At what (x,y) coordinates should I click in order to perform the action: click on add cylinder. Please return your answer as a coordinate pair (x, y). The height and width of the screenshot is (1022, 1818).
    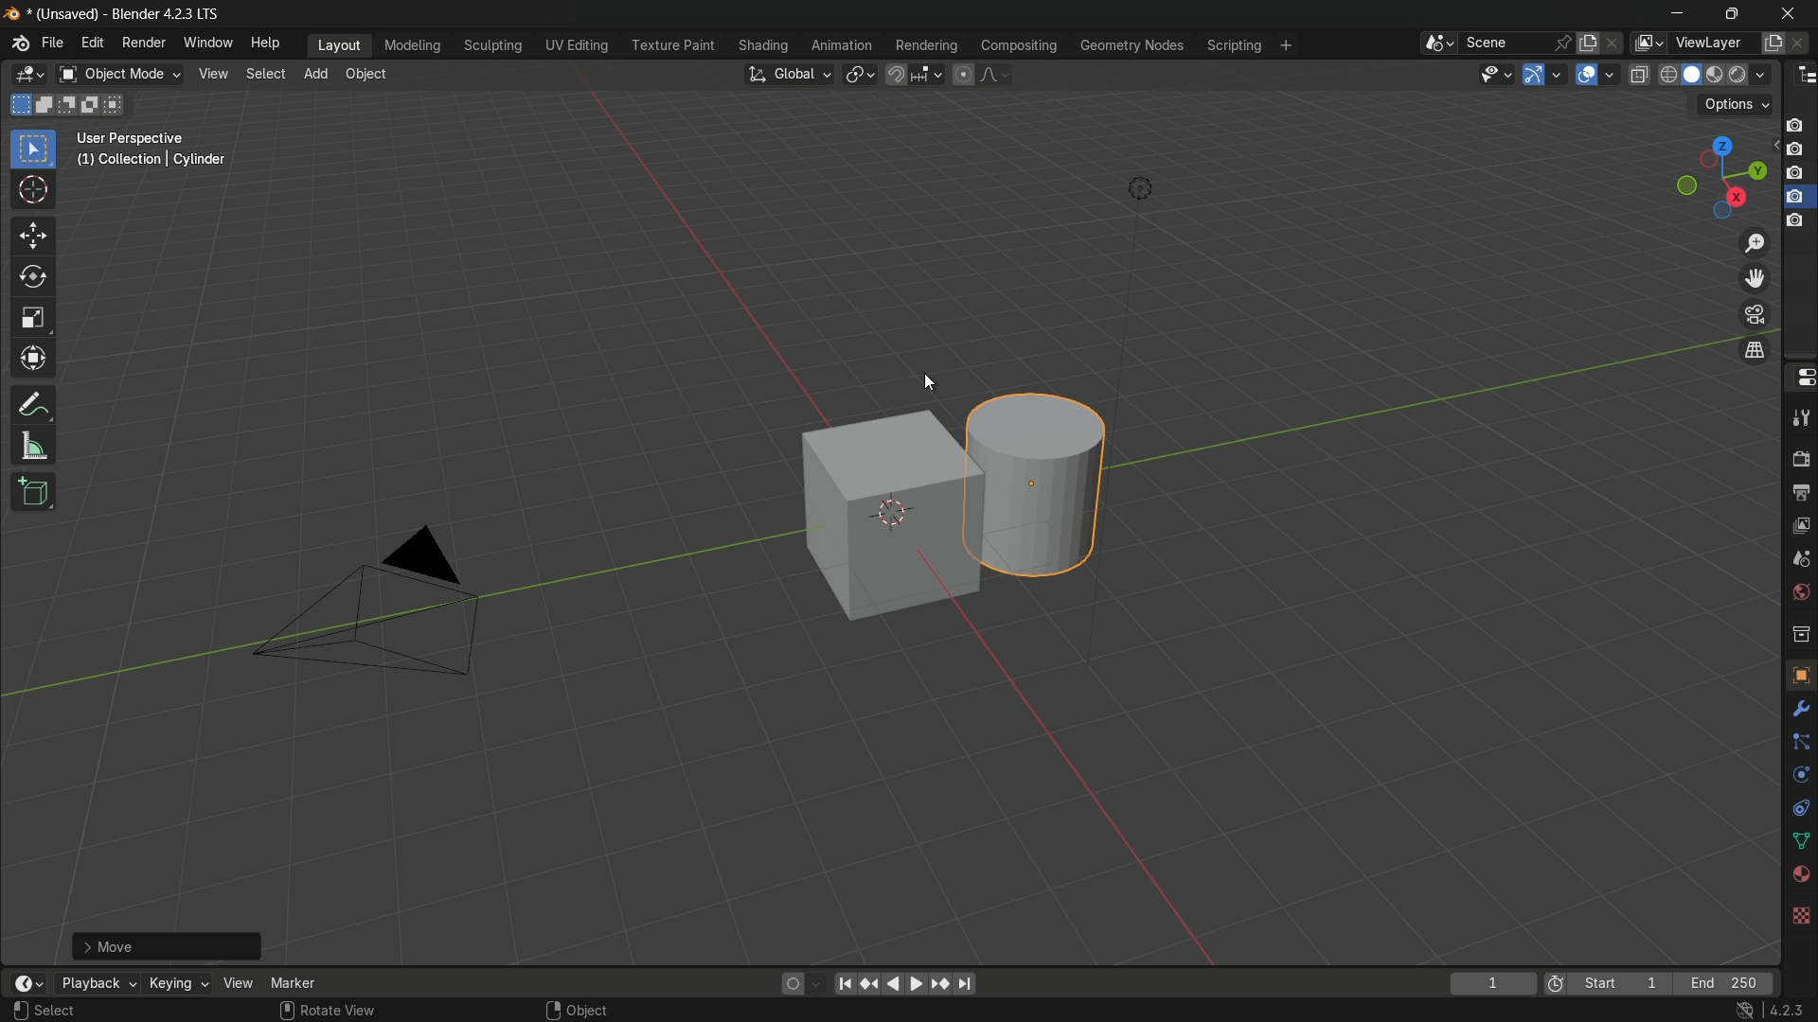
    Looking at the image, I should click on (170, 941).